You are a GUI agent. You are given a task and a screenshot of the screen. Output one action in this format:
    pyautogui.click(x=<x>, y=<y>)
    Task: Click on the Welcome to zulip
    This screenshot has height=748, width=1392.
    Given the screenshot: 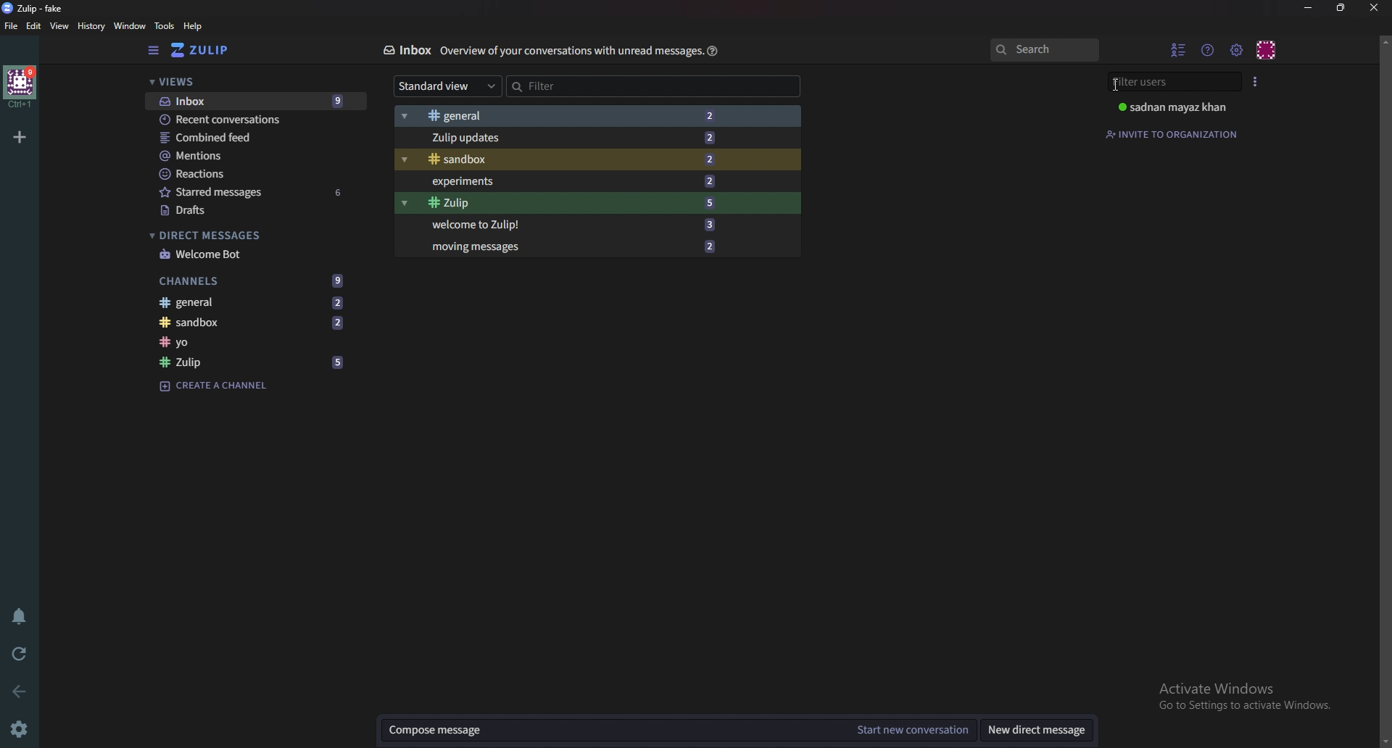 What is the action you would take?
    pyautogui.click(x=573, y=225)
    